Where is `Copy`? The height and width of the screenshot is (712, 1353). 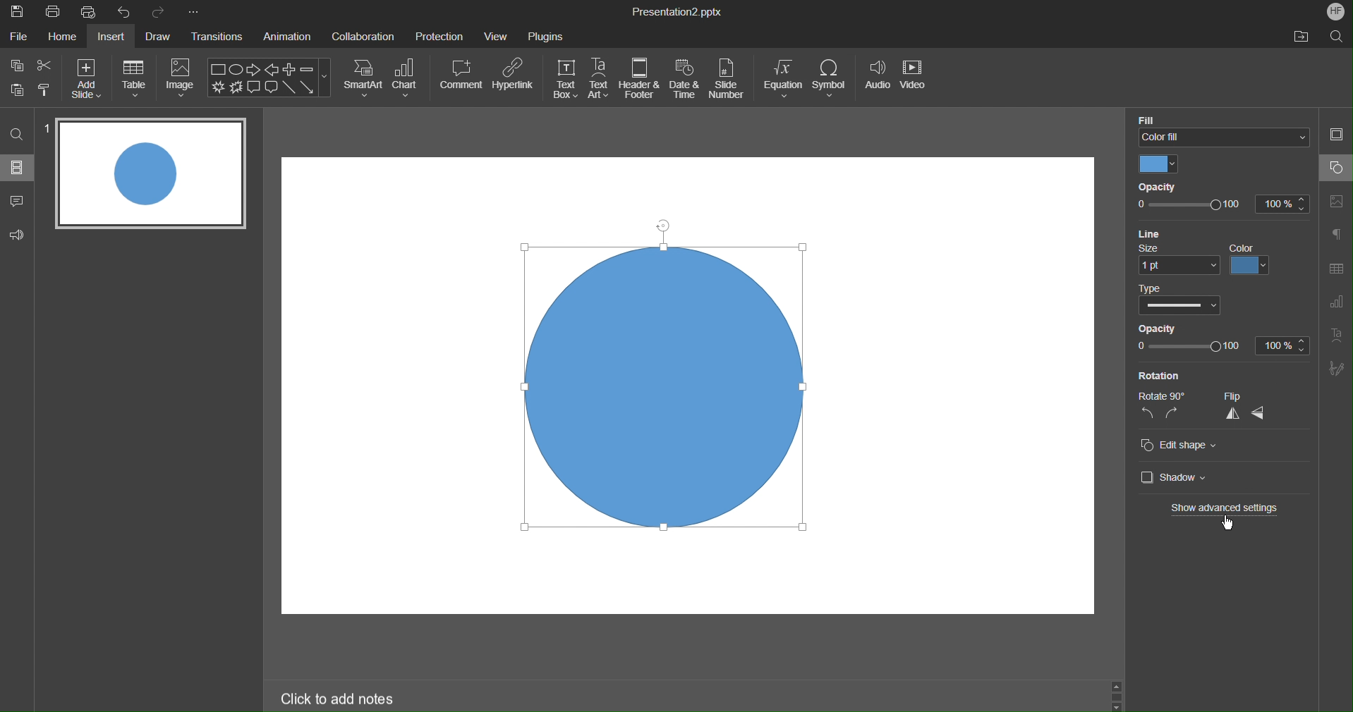
Copy is located at coordinates (16, 65).